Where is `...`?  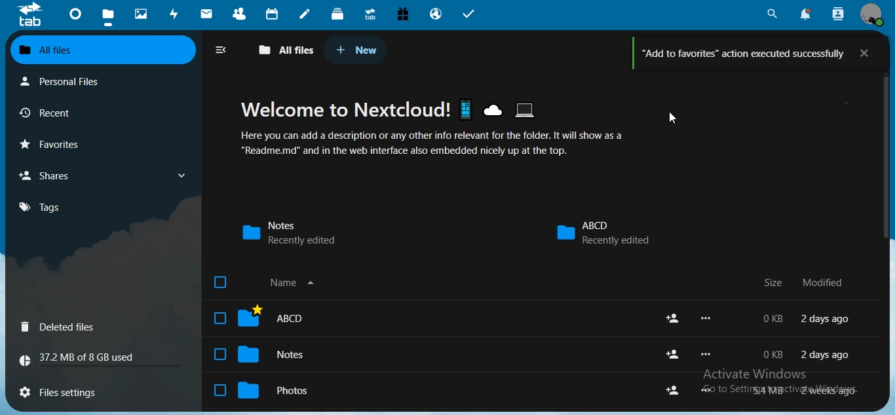
... is located at coordinates (706, 319).